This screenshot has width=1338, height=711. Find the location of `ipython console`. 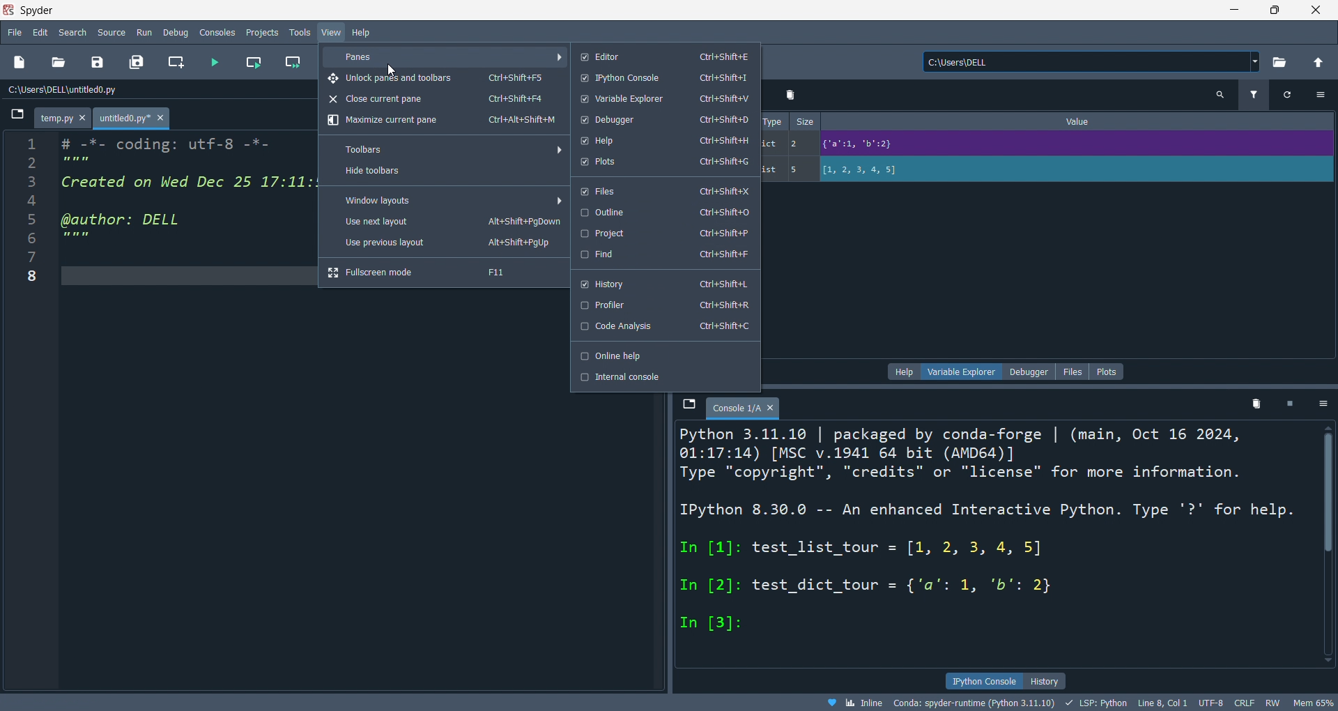

ipython console is located at coordinates (985, 682).